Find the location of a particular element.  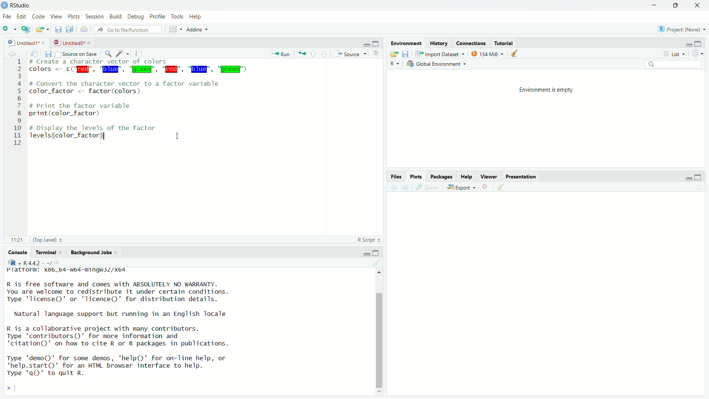

 is located at coordinates (15, 106).